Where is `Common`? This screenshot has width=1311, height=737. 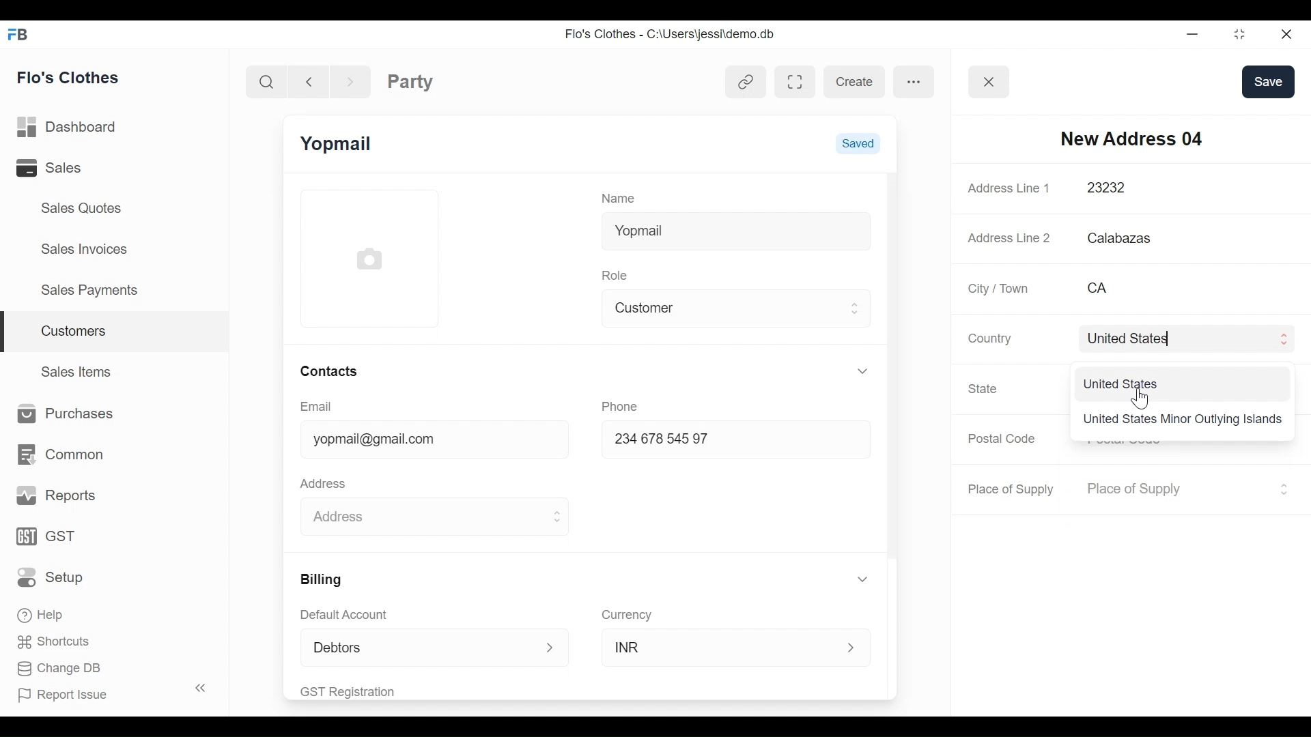 Common is located at coordinates (59, 454).